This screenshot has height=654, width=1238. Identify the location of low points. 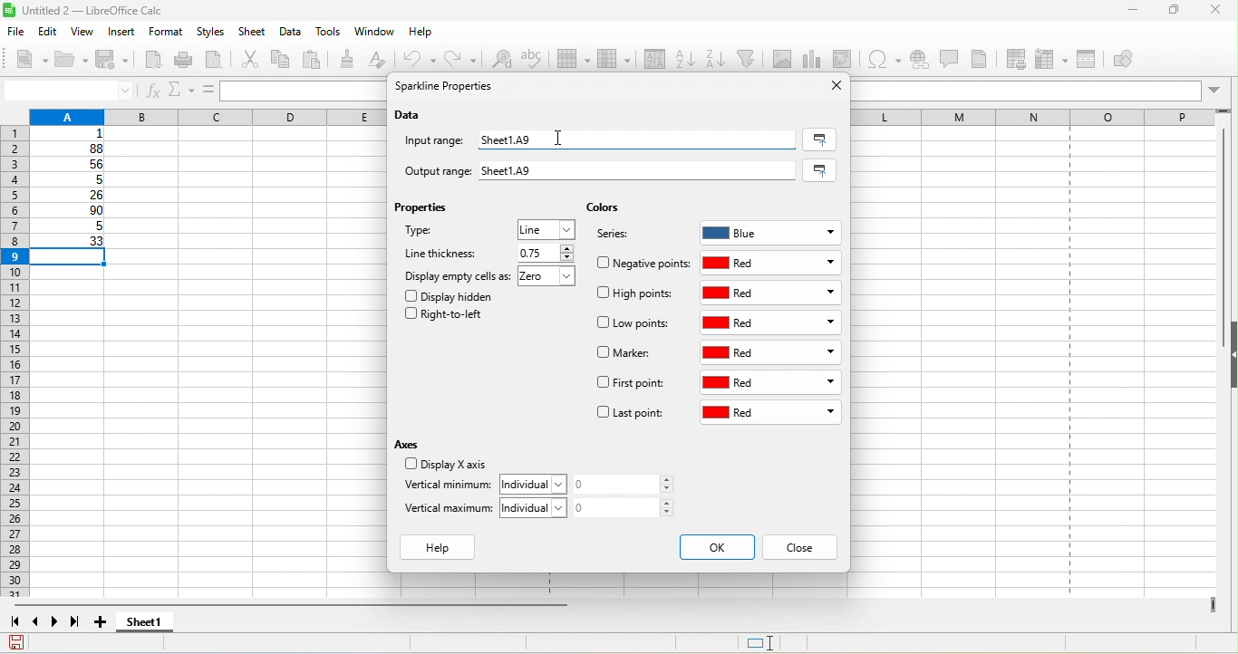
(636, 324).